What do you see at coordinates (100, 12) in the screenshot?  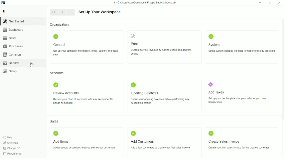 I see `set up your workspace` at bounding box center [100, 12].